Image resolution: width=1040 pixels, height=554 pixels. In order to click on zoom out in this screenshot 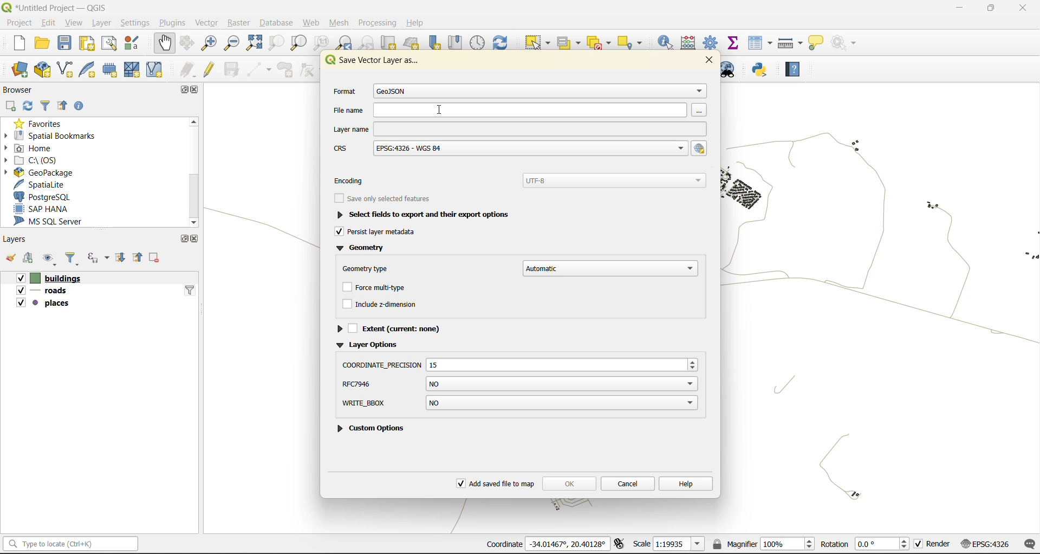, I will do `click(233, 43)`.